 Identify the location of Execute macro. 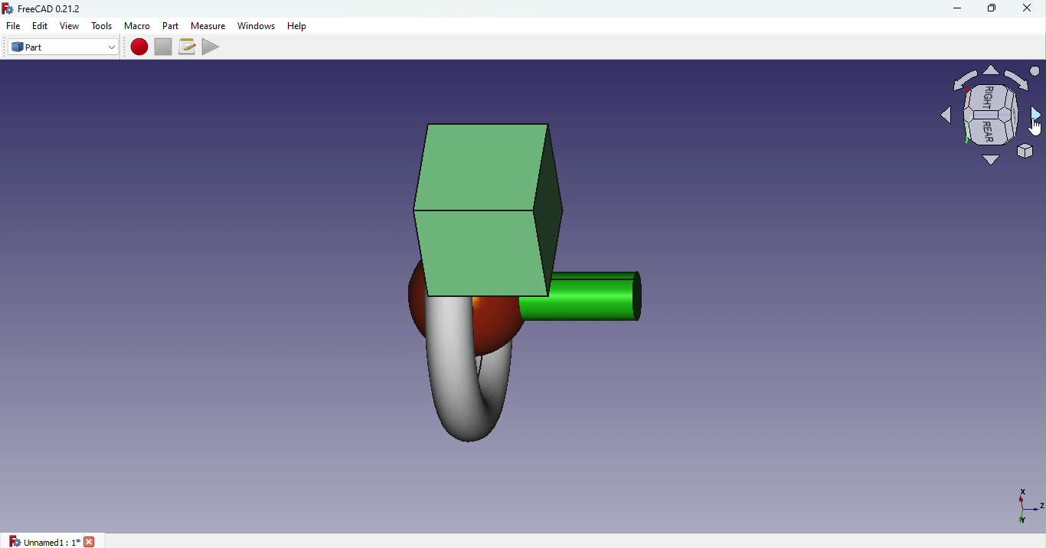
(211, 47).